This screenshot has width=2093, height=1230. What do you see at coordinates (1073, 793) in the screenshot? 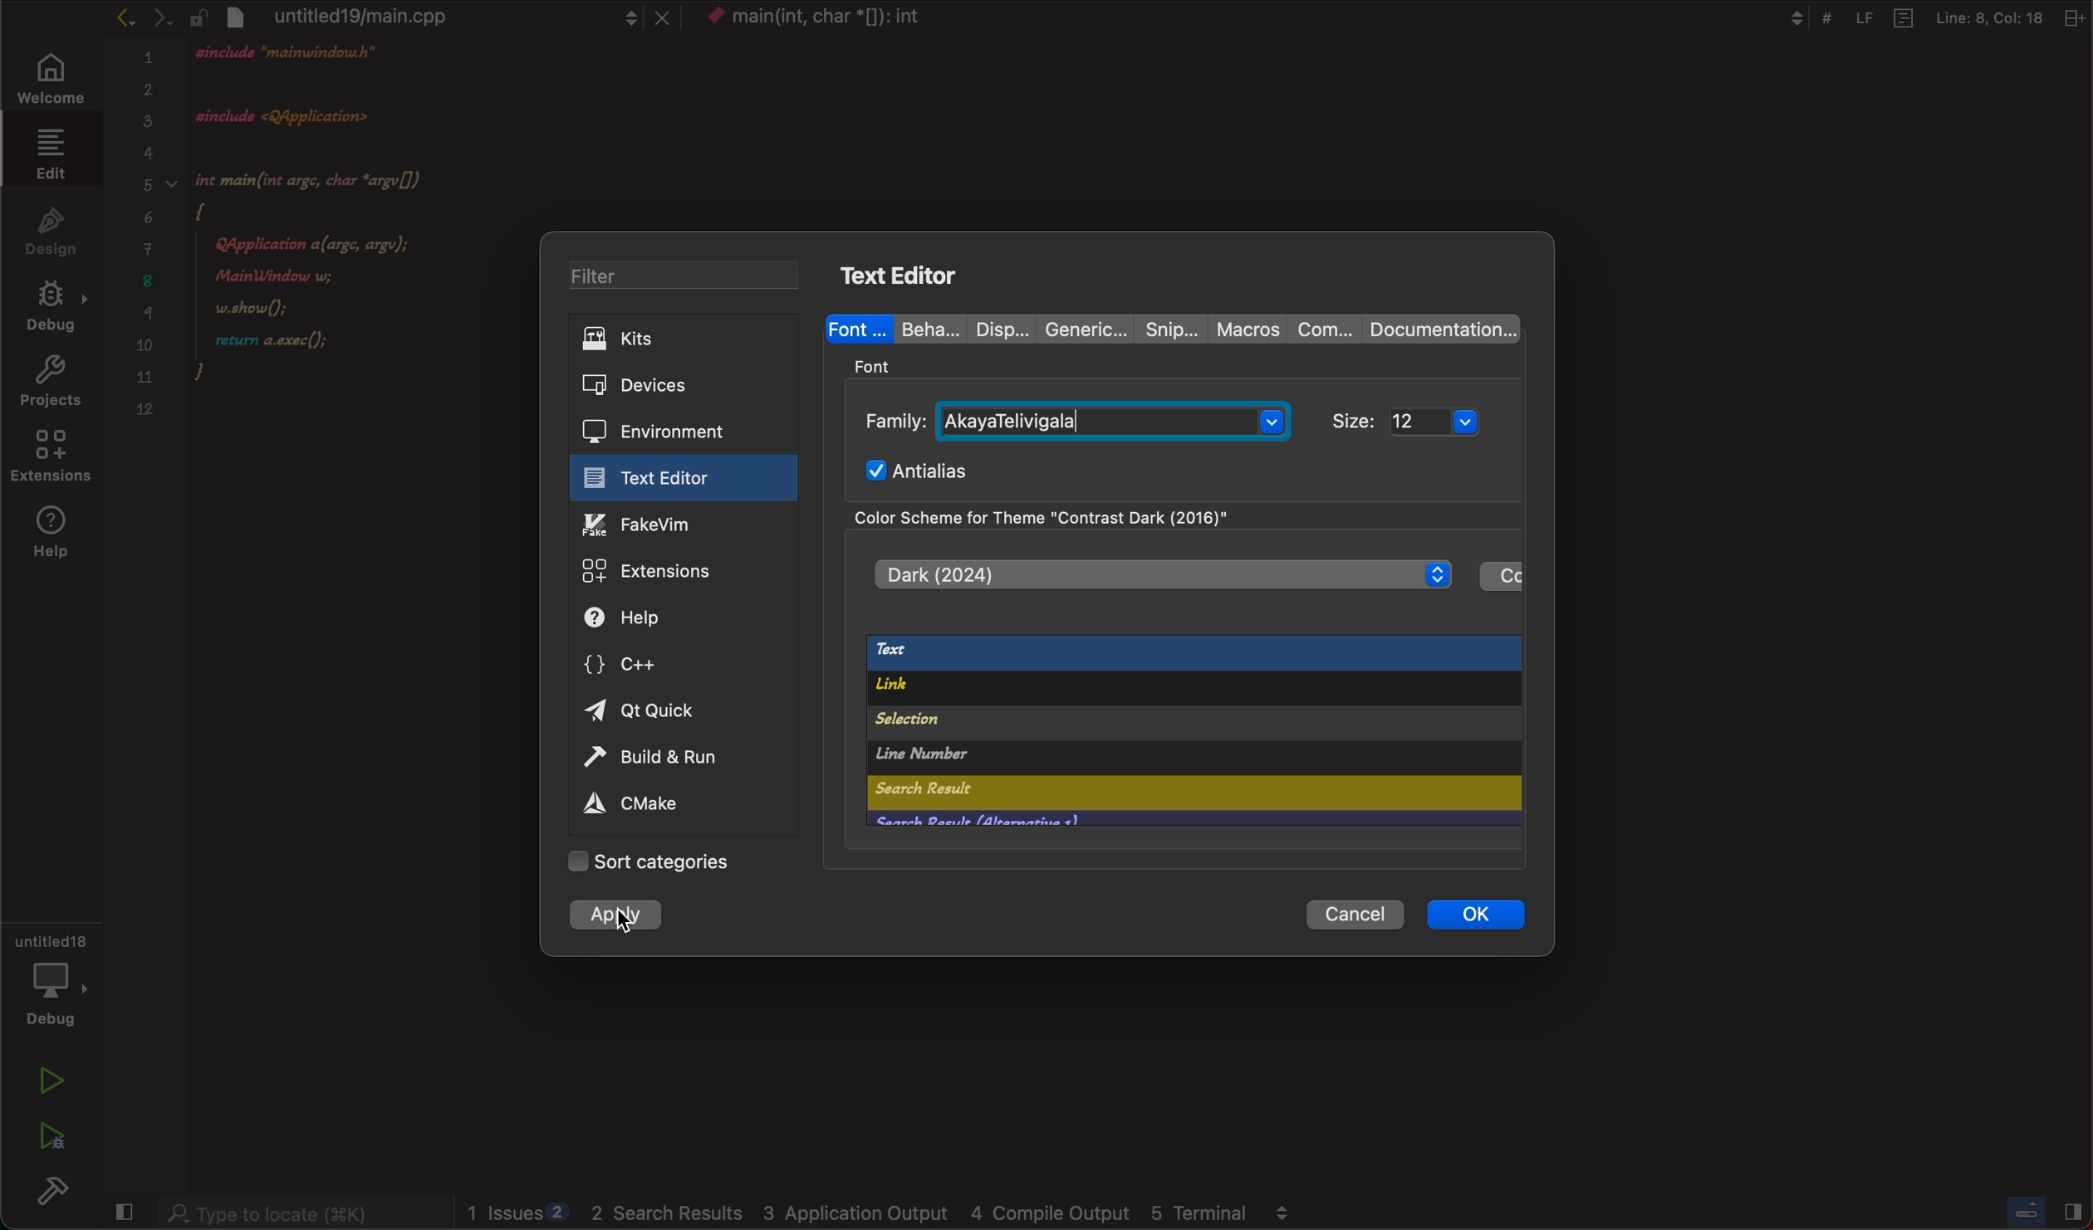
I see `search` at bounding box center [1073, 793].